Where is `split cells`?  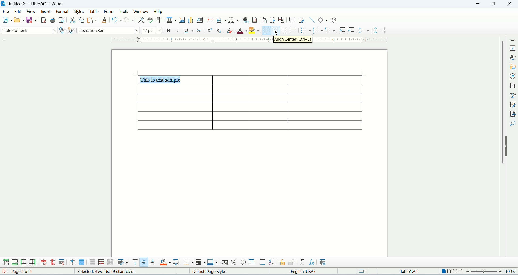 split cells is located at coordinates (102, 262).